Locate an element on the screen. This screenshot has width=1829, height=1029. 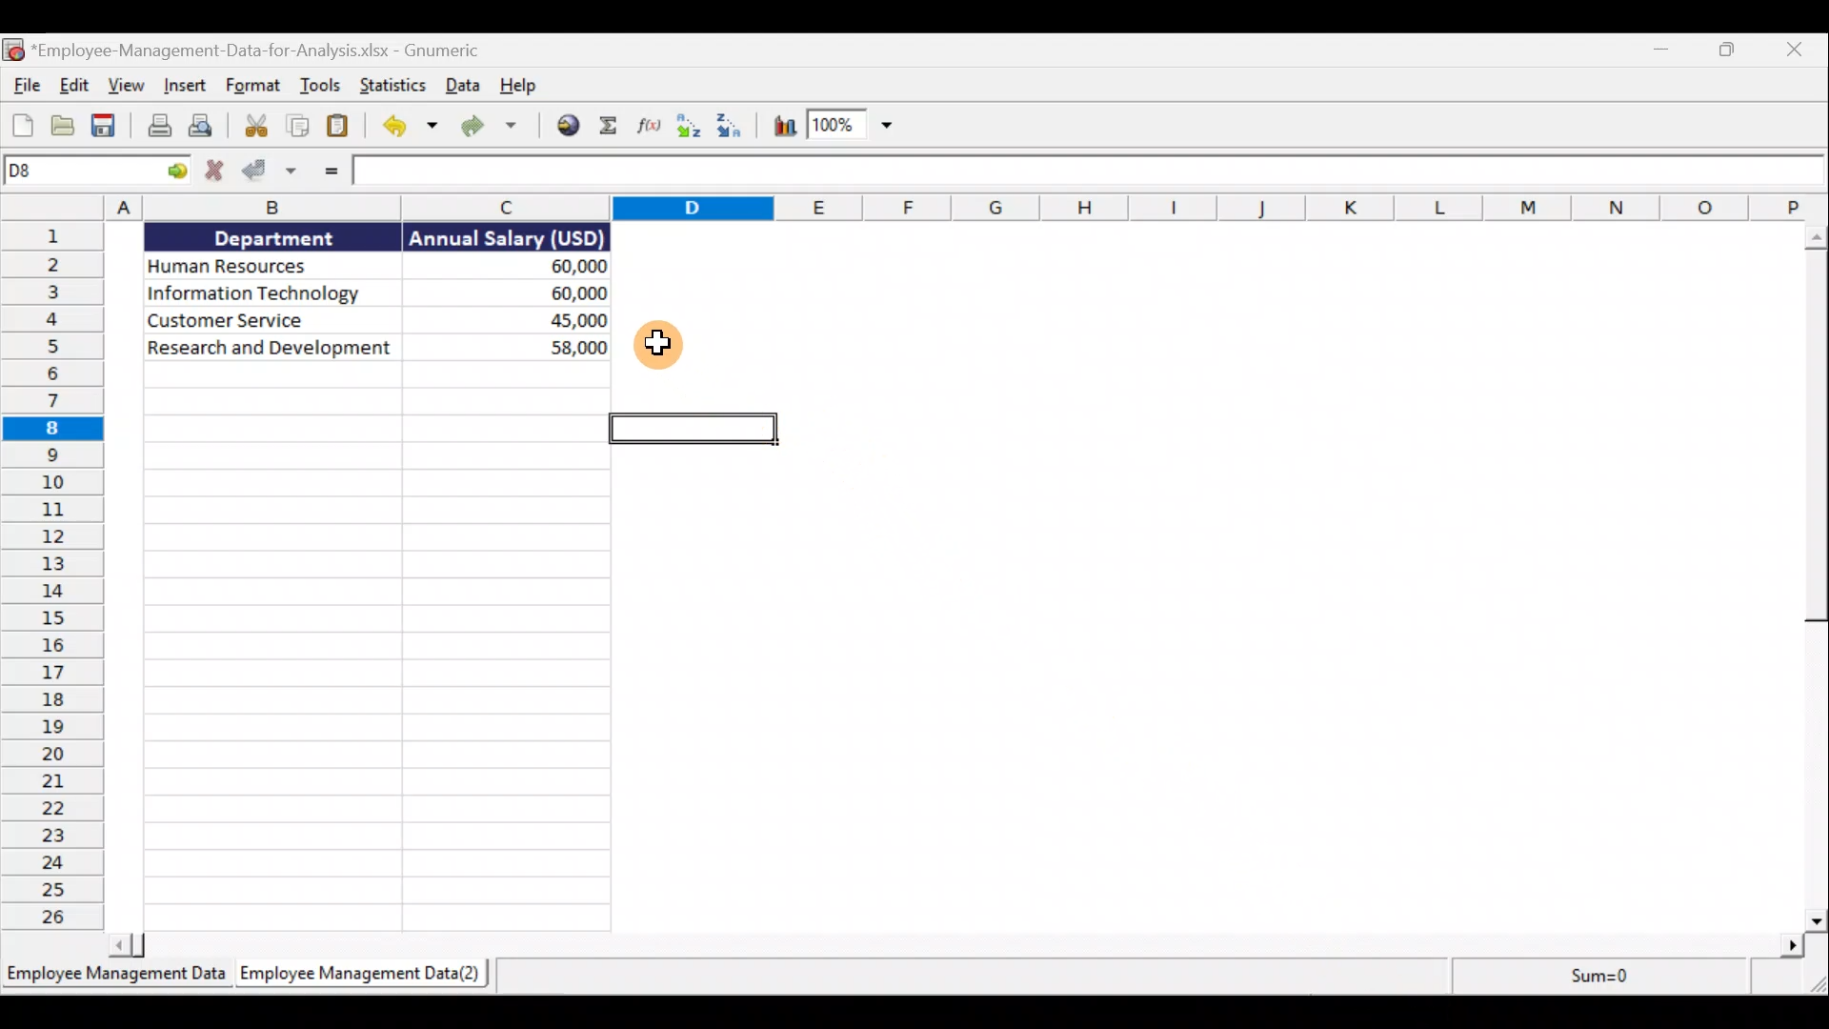
sum=0 is located at coordinates (1592, 977).